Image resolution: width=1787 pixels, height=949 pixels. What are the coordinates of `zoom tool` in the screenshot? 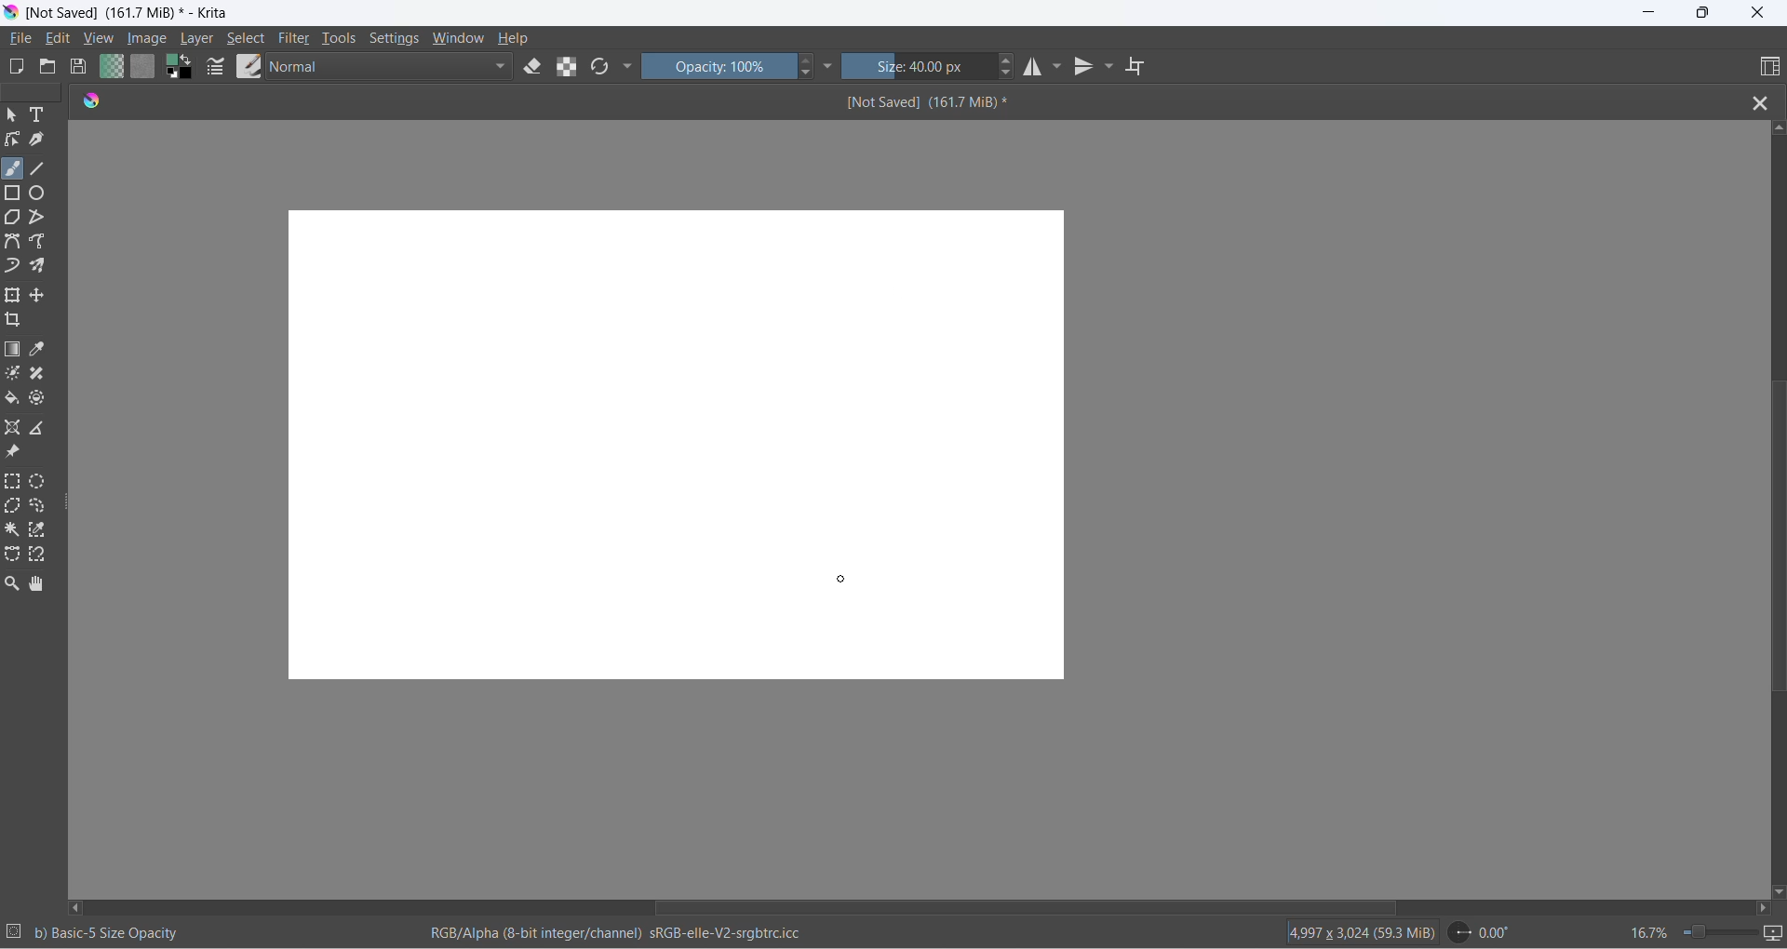 It's located at (15, 583).